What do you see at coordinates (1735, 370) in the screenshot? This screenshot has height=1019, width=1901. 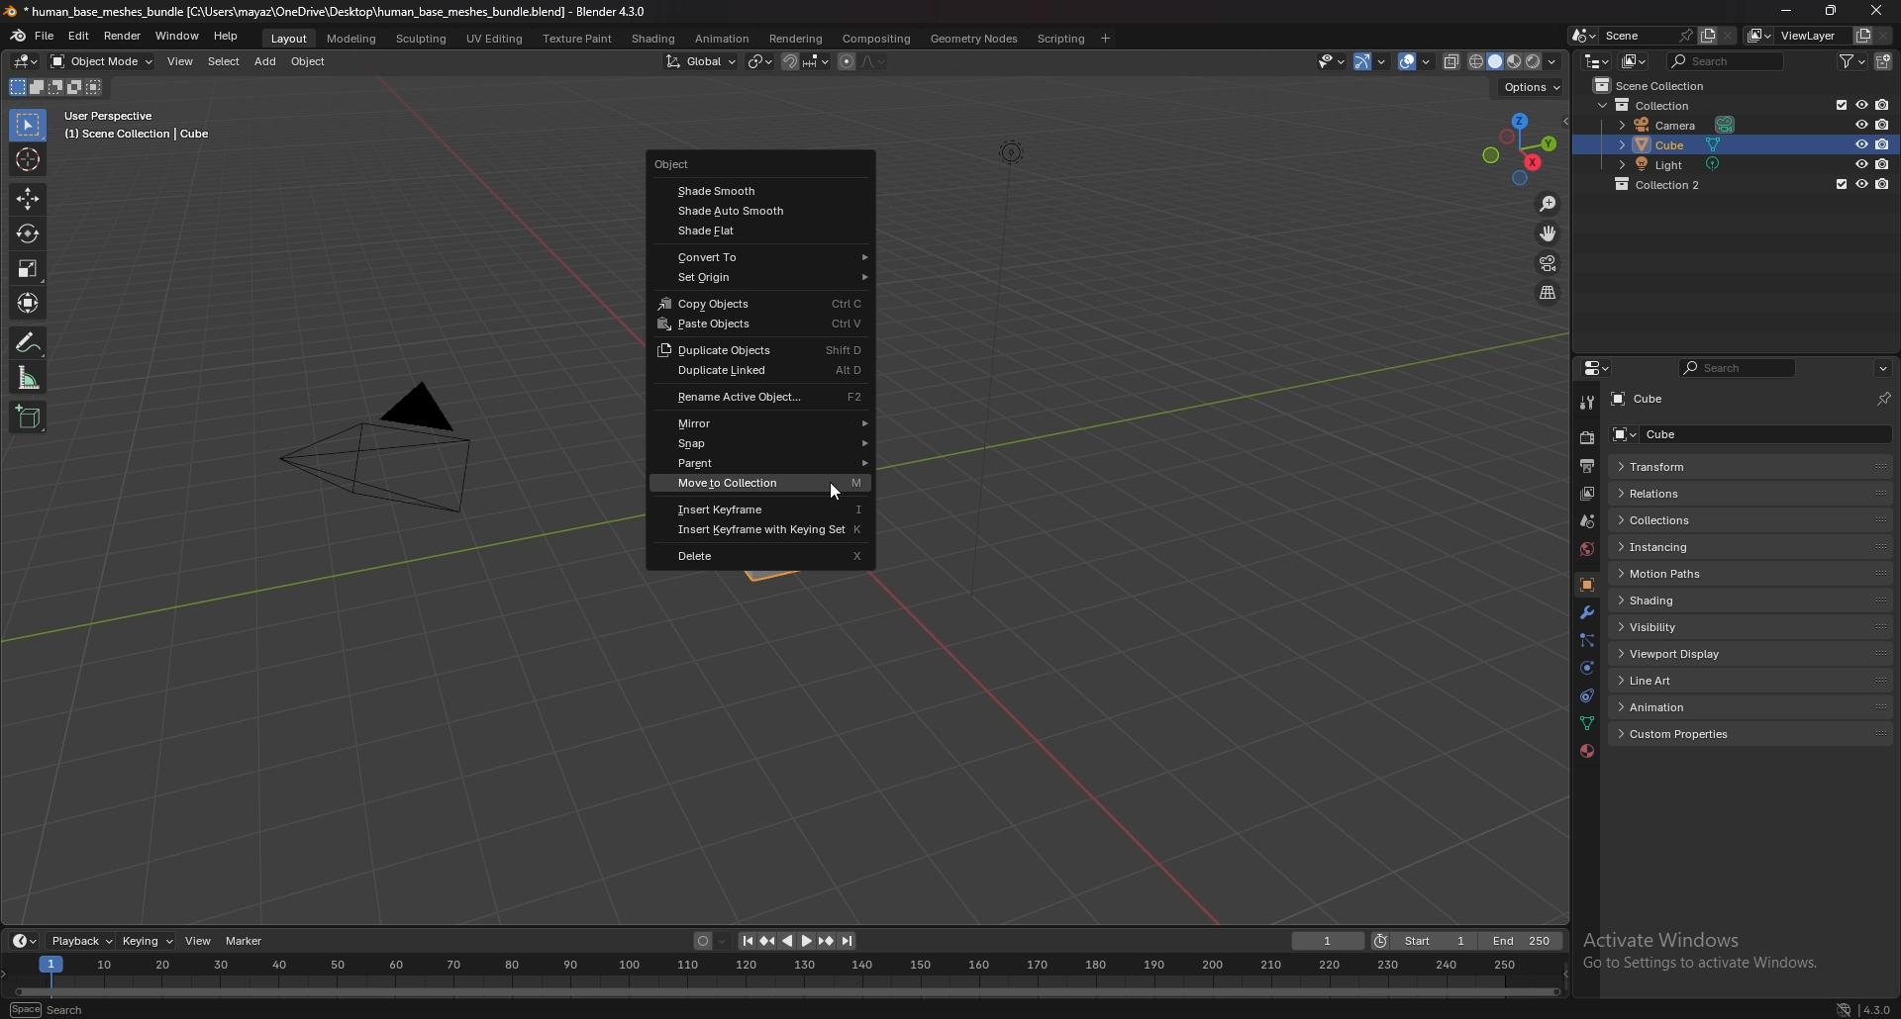 I see `search` at bounding box center [1735, 370].